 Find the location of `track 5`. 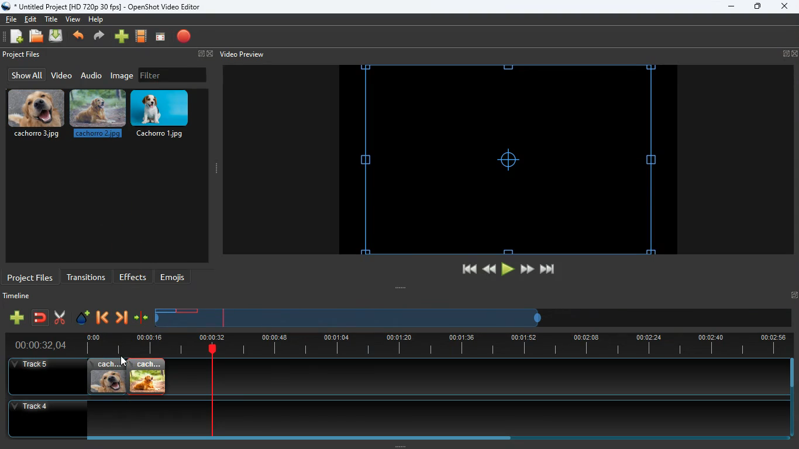

track 5 is located at coordinates (33, 365).